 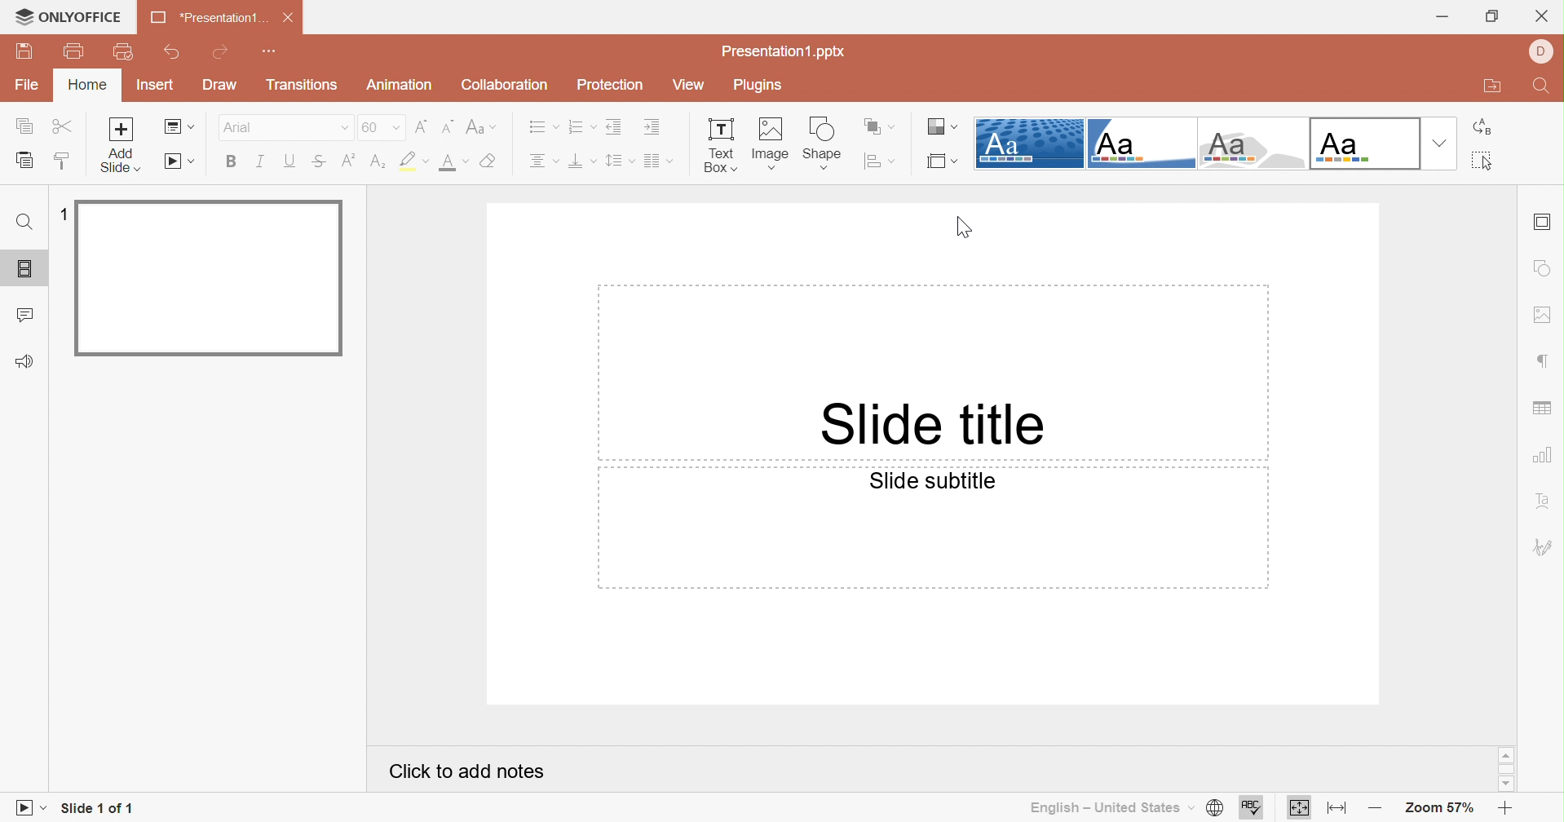 What do you see at coordinates (123, 50) in the screenshot?
I see `Quick print` at bounding box center [123, 50].